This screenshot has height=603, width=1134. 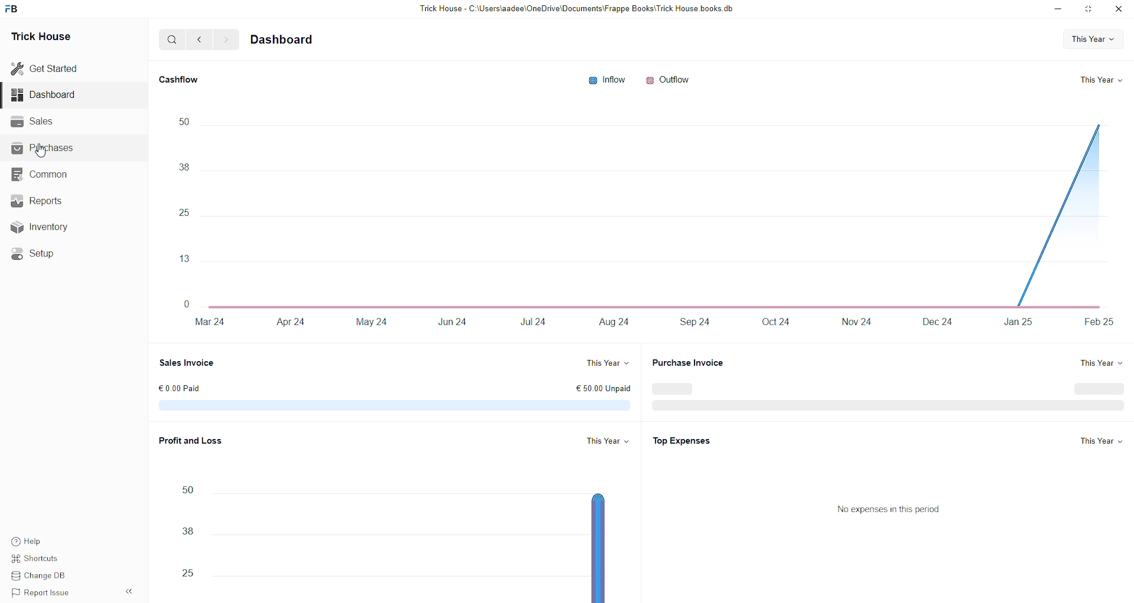 What do you see at coordinates (212, 322) in the screenshot?
I see `Mar 24` at bounding box center [212, 322].